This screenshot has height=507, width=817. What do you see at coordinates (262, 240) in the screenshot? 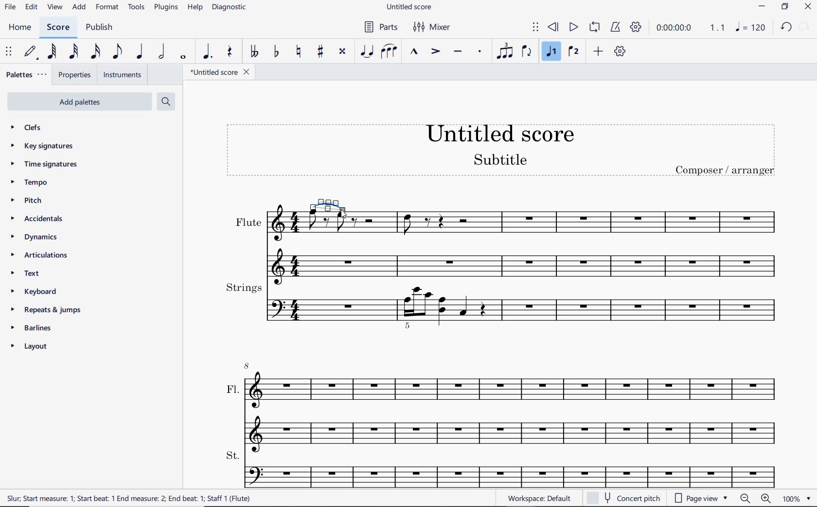
I see `` at bounding box center [262, 240].